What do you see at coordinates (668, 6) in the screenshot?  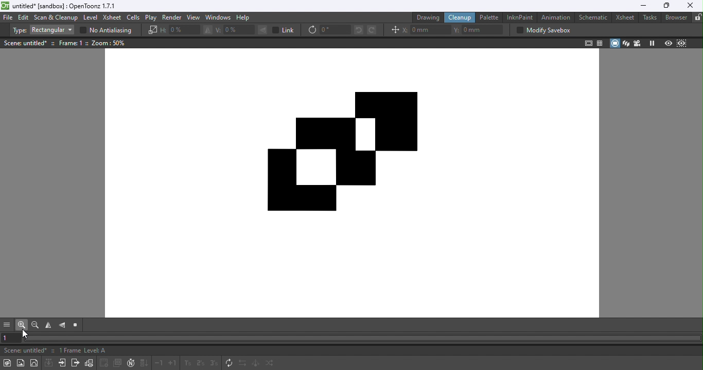 I see `Maximize` at bounding box center [668, 6].